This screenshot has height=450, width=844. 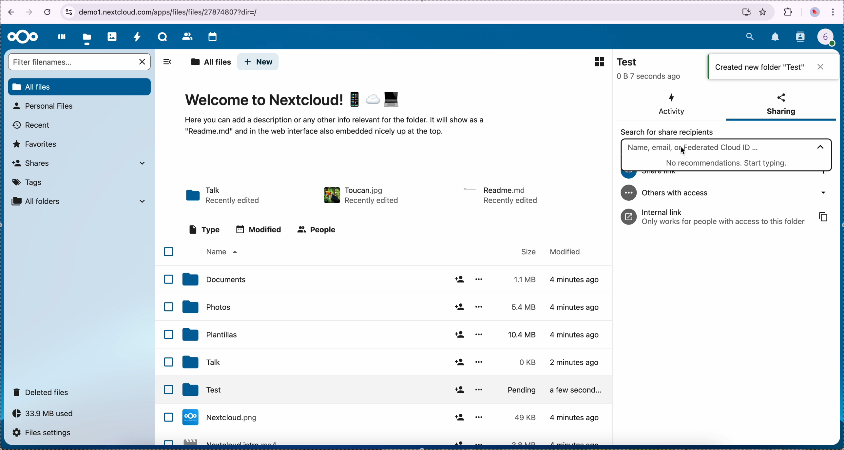 I want to click on talk folder, so click(x=224, y=196).